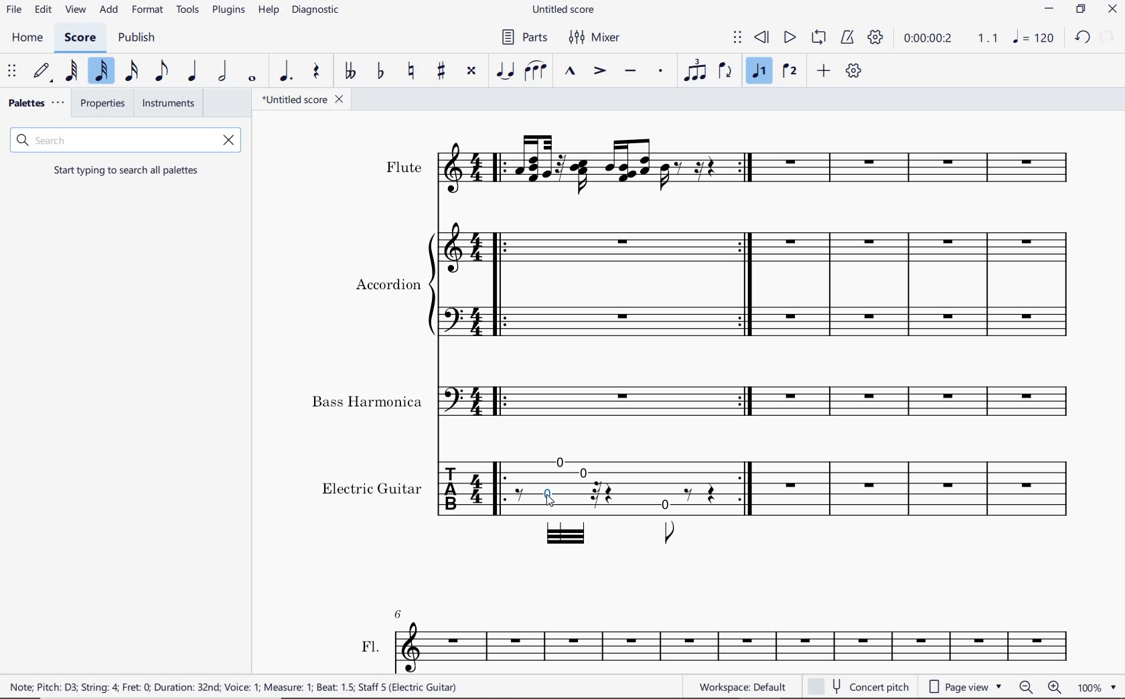  What do you see at coordinates (729, 166) in the screenshot?
I see `Instrument: Flute` at bounding box center [729, 166].